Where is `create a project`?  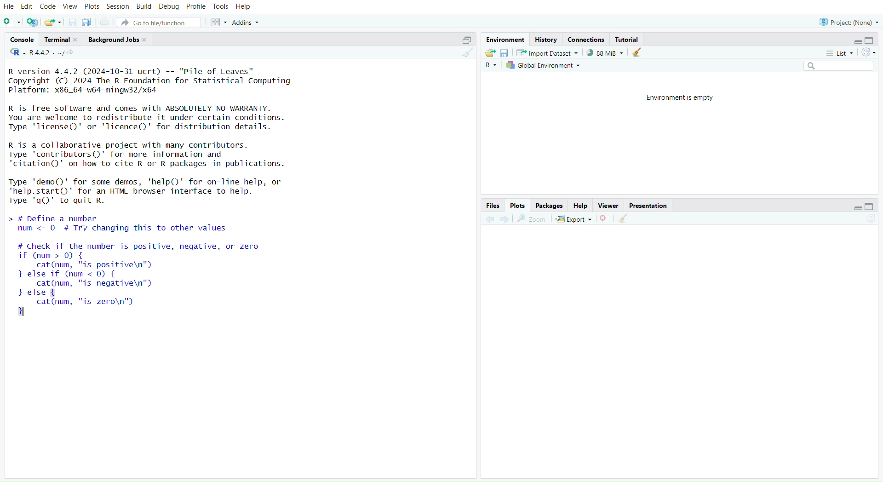
create a project is located at coordinates (33, 23).